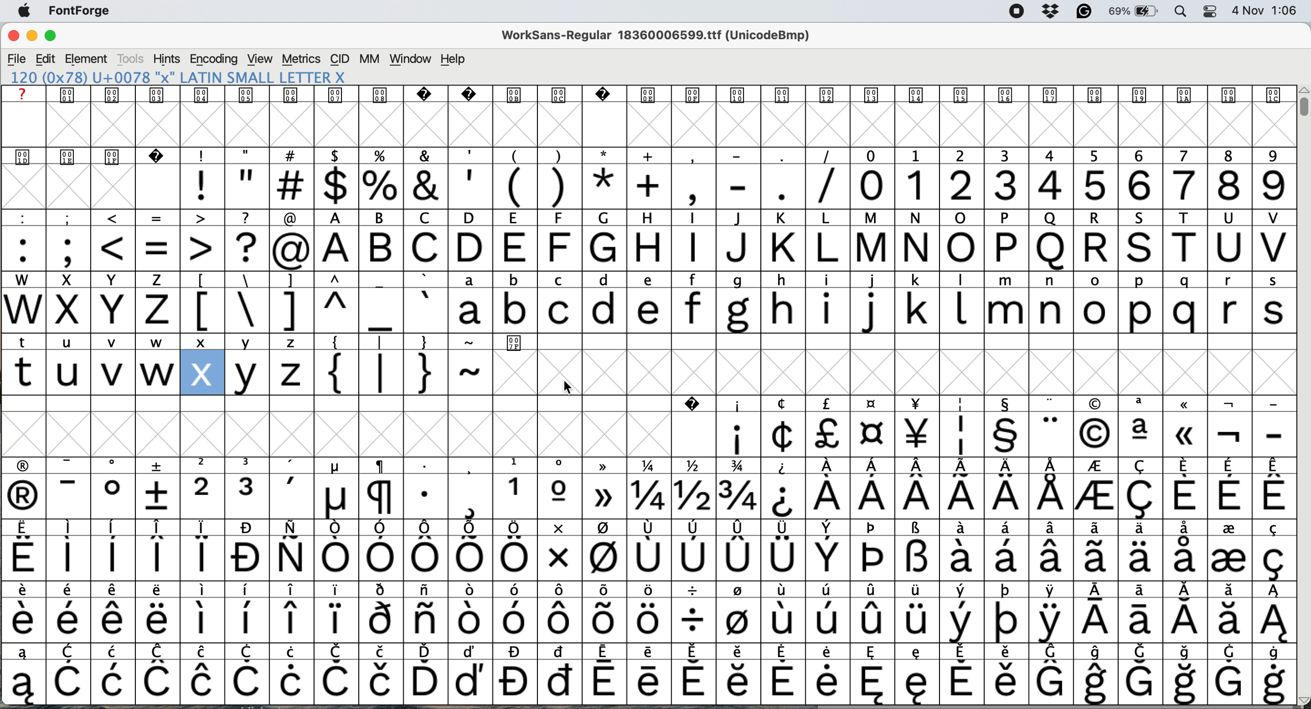 Image resolution: width=1311 pixels, height=709 pixels. I want to click on data cells, so click(913, 341).